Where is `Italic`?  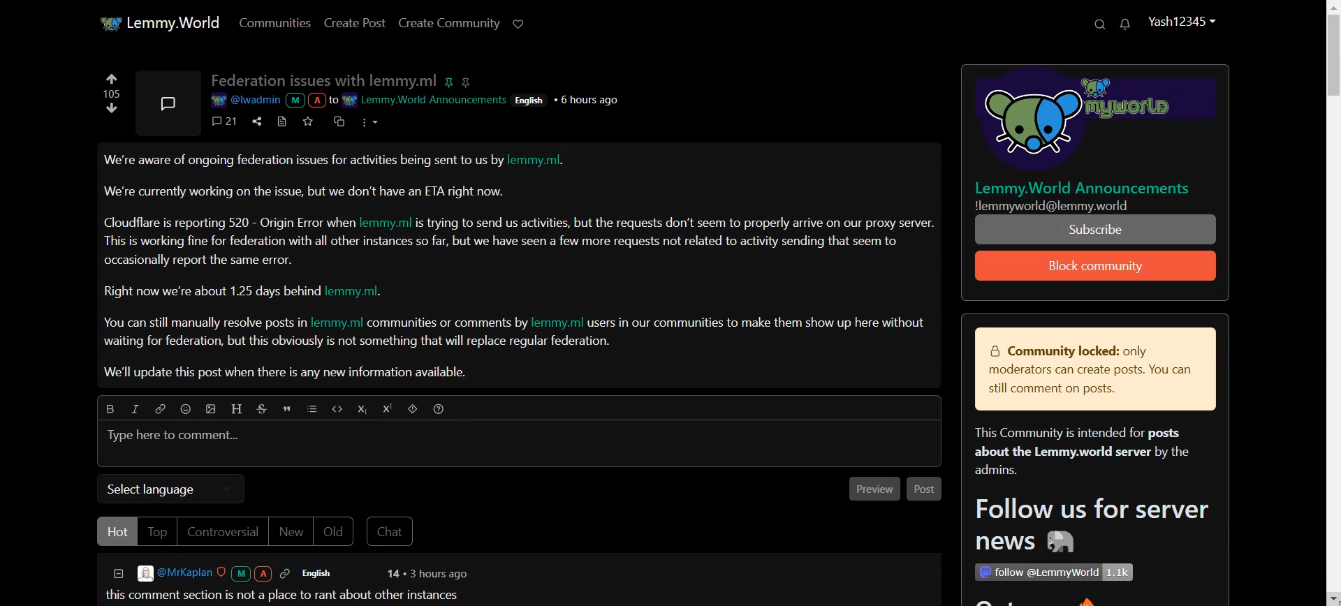
Italic is located at coordinates (135, 408).